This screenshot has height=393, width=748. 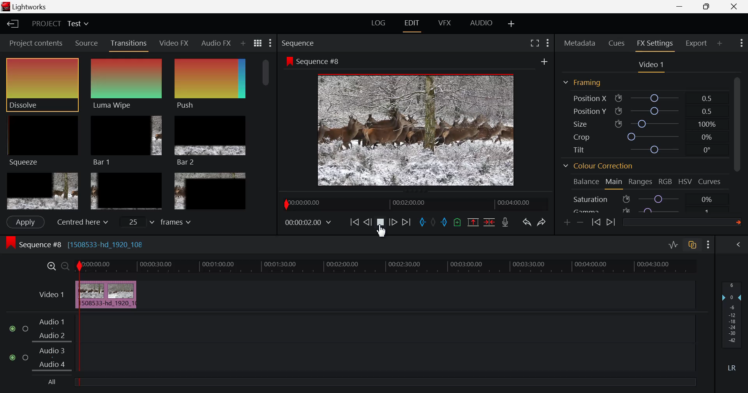 I want to click on Sequence , so click(x=300, y=43).